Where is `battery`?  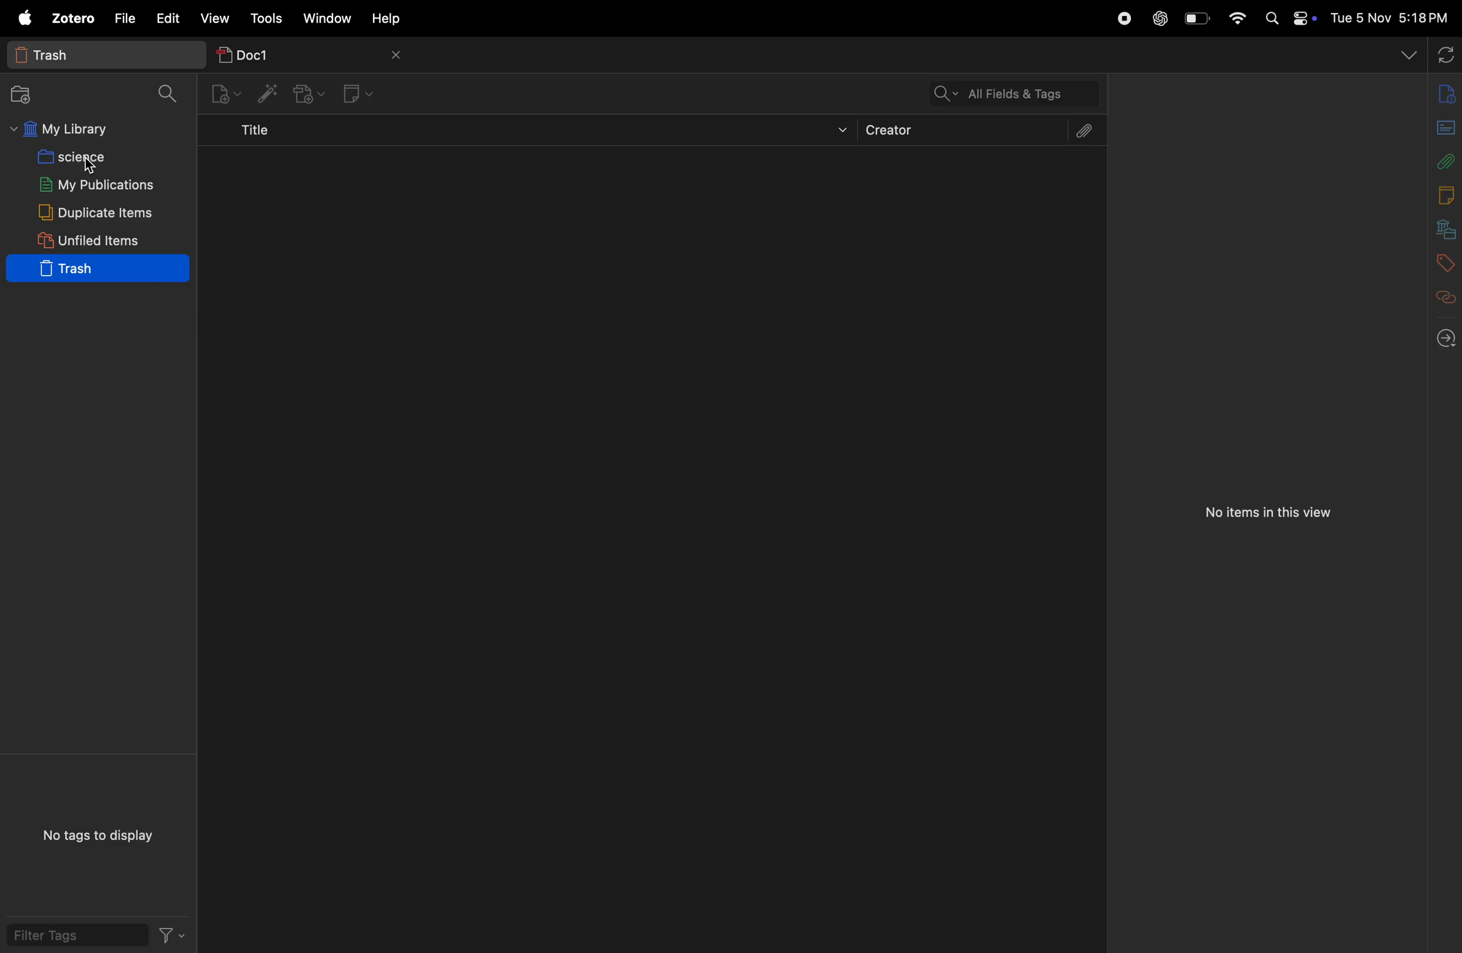
battery is located at coordinates (1194, 18).